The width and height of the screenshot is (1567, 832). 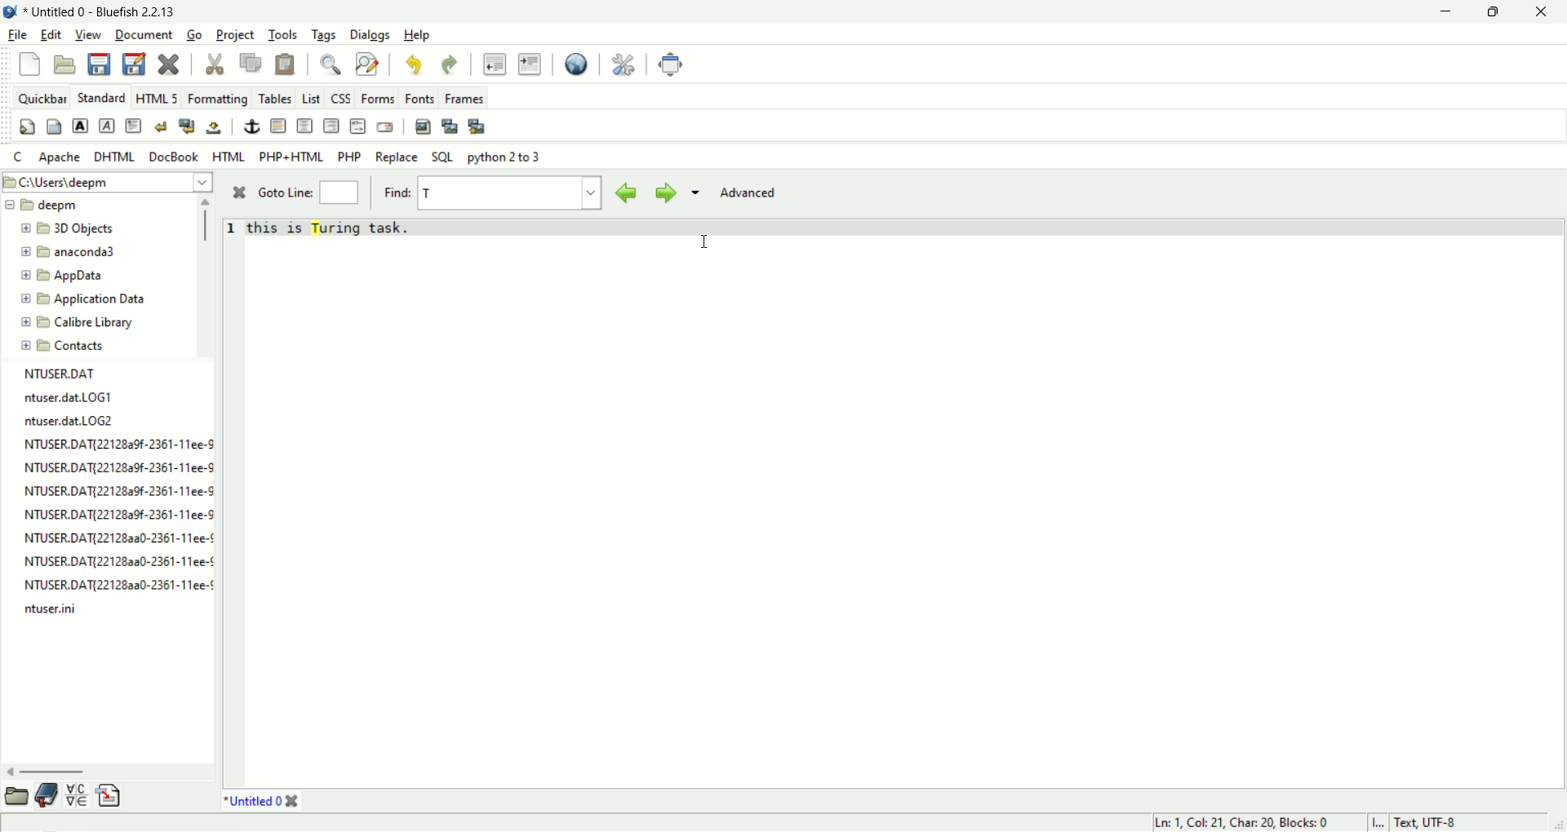 What do you see at coordinates (65, 65) in the screenshot?
I see `open file` at bounding box center [65, 65].